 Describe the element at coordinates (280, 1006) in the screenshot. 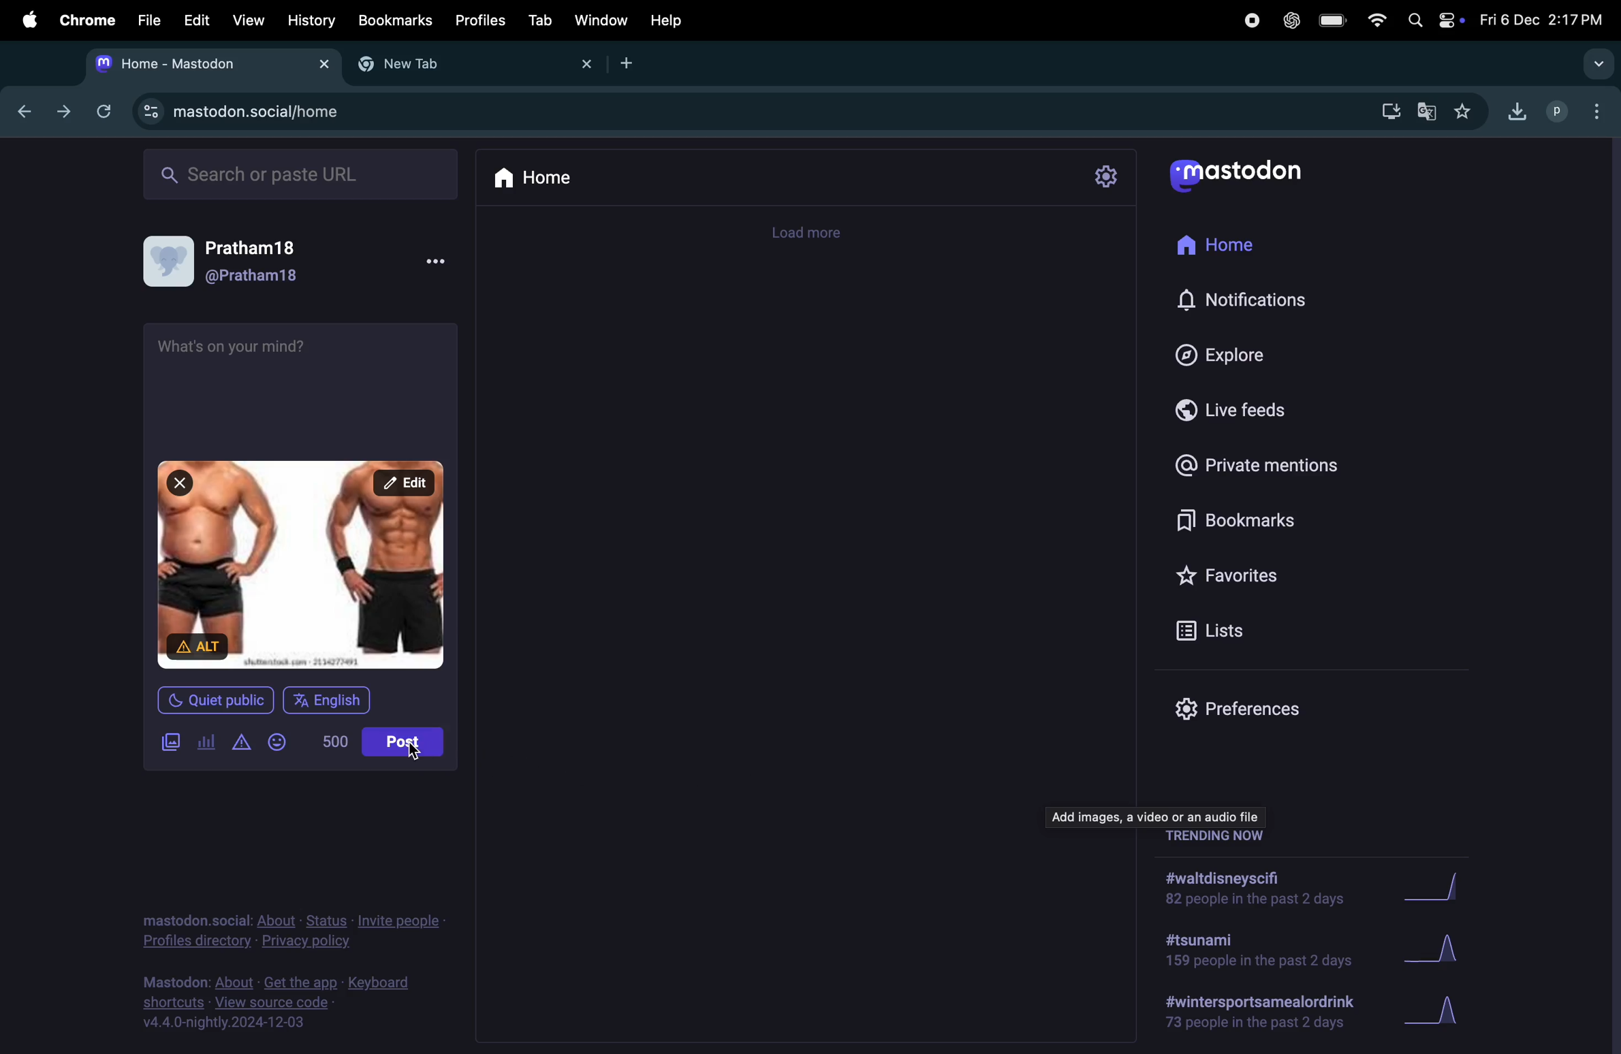

I see `view source code` at that location.